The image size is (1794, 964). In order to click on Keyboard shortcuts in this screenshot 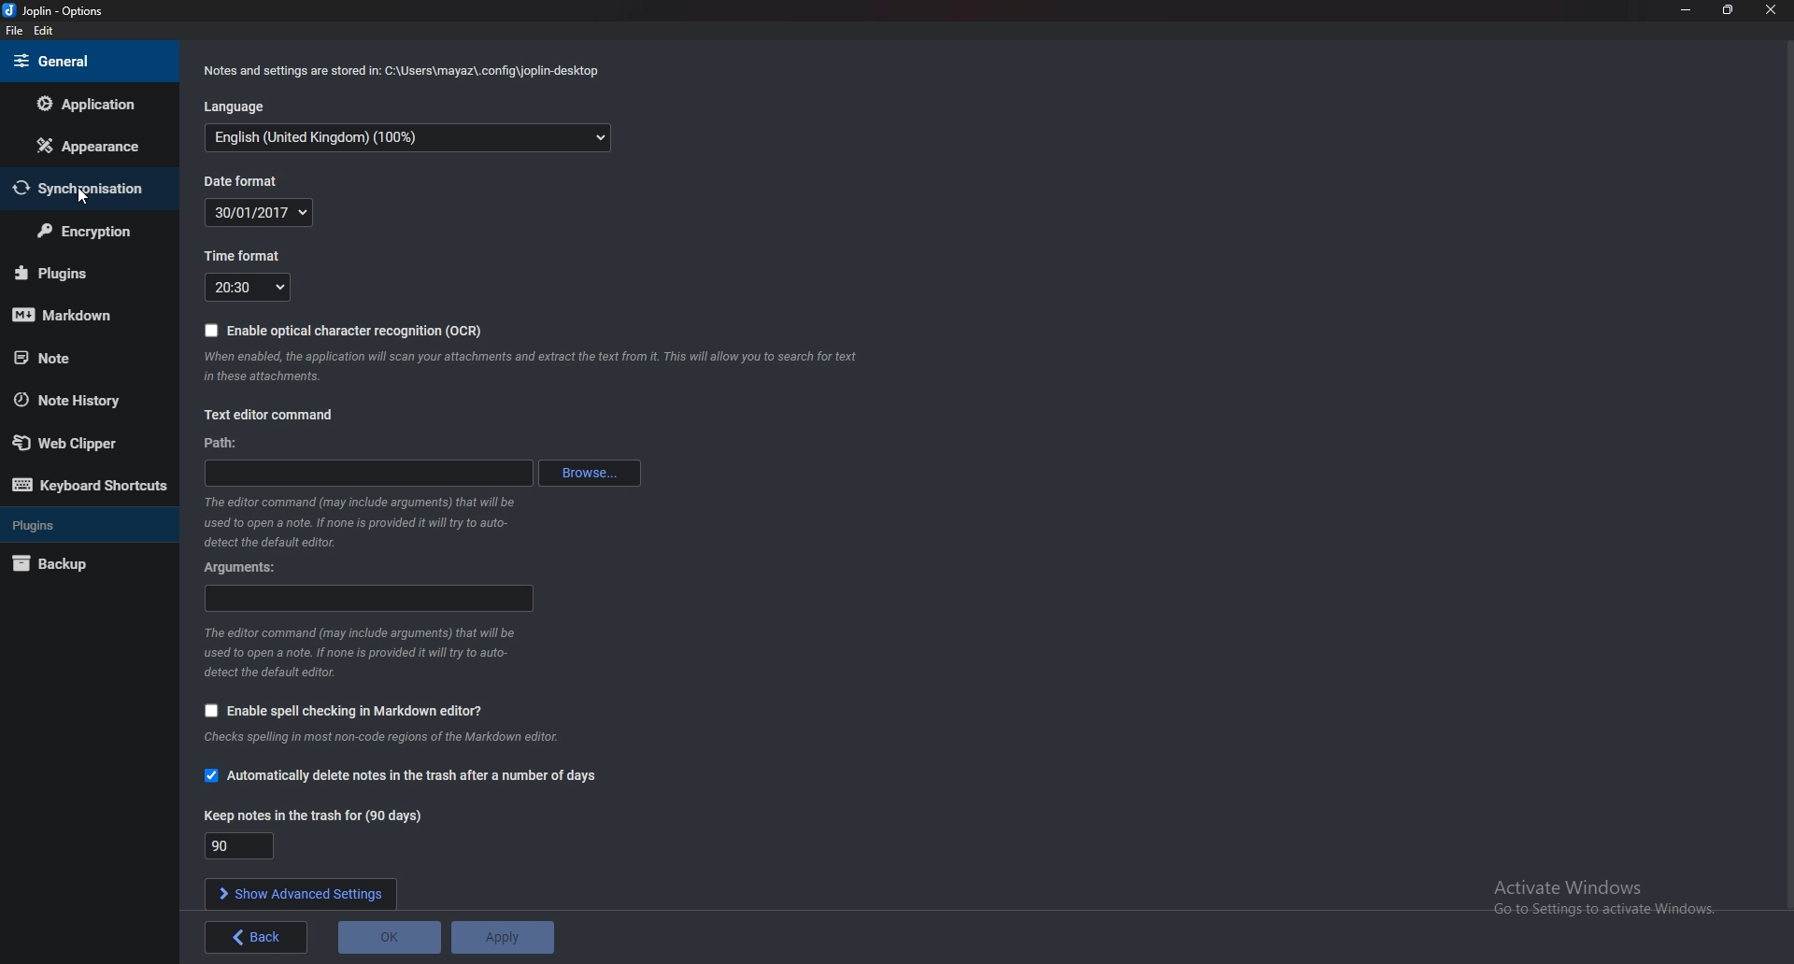, I will do `click(93, 485)`.